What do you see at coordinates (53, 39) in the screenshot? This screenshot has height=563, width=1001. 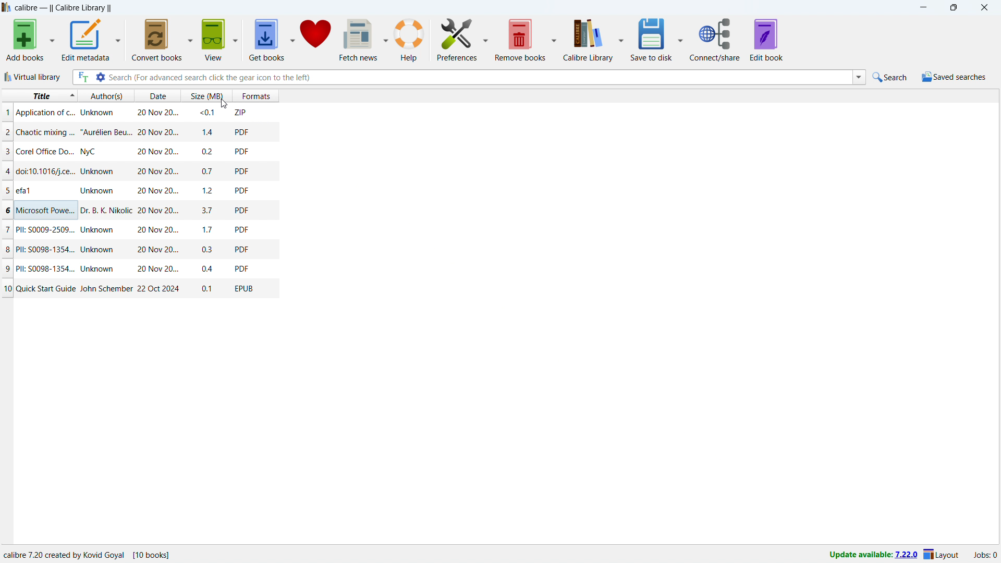 I see `add books options` at bounding box center [53, 39].